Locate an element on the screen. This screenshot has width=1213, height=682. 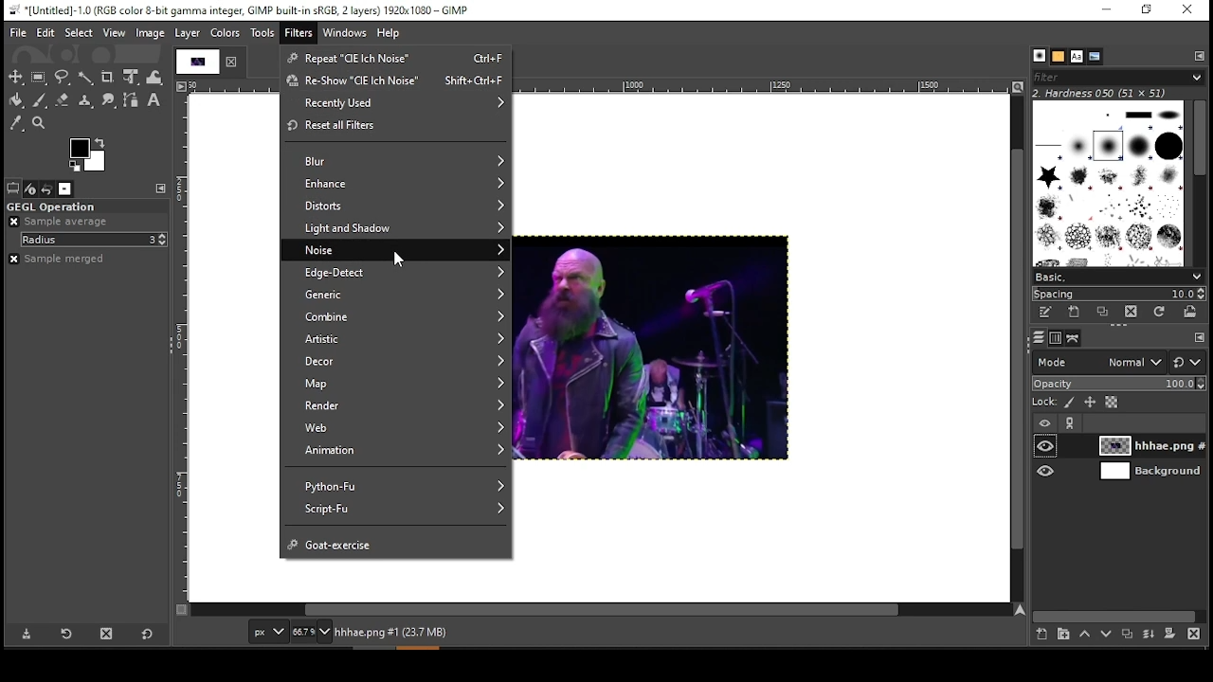
rectangular selection tool is located at coordinates (38, 77).